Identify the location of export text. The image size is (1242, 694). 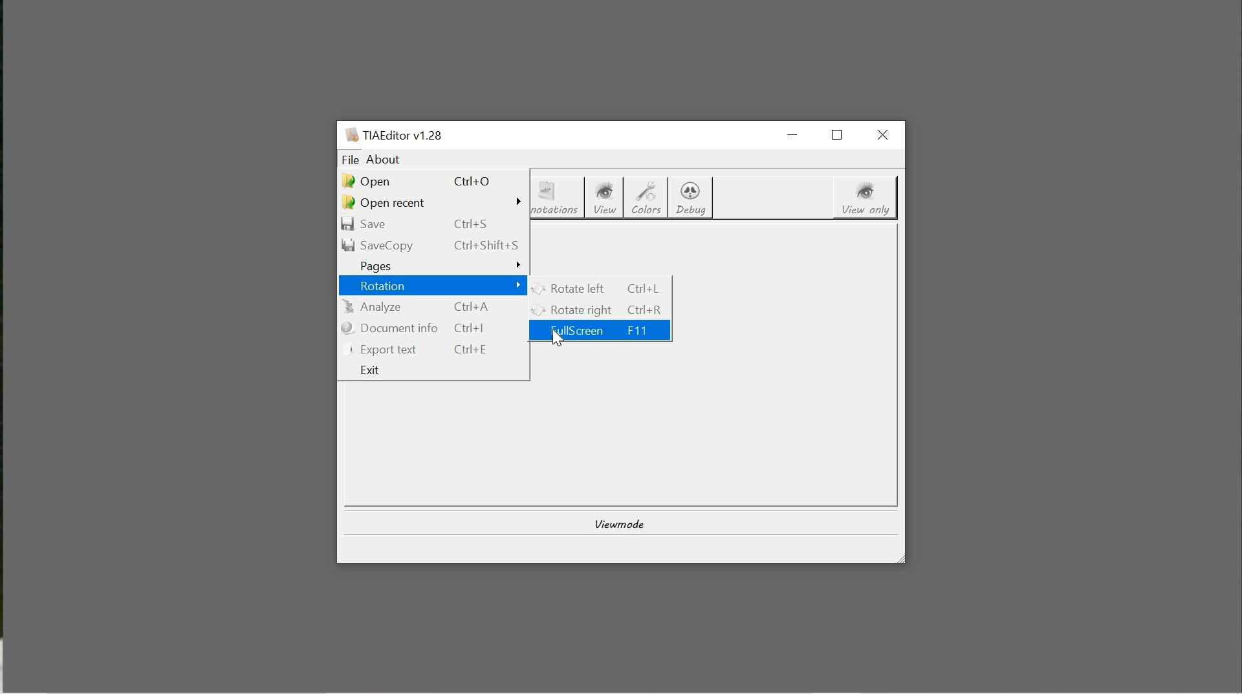
(434, 349).